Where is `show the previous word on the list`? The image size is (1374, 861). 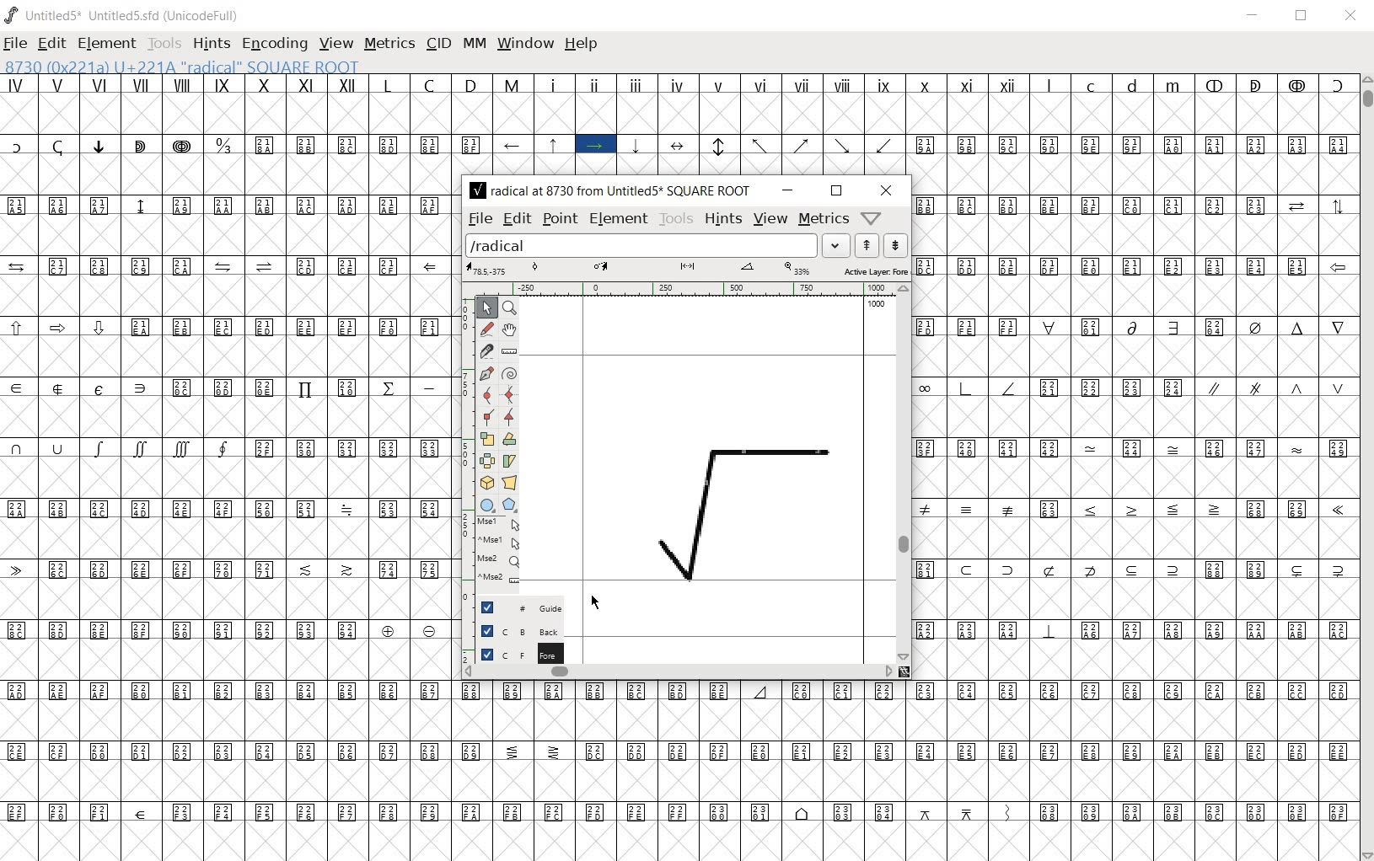 show the previous word on the list is located at coordinates (896, 244).